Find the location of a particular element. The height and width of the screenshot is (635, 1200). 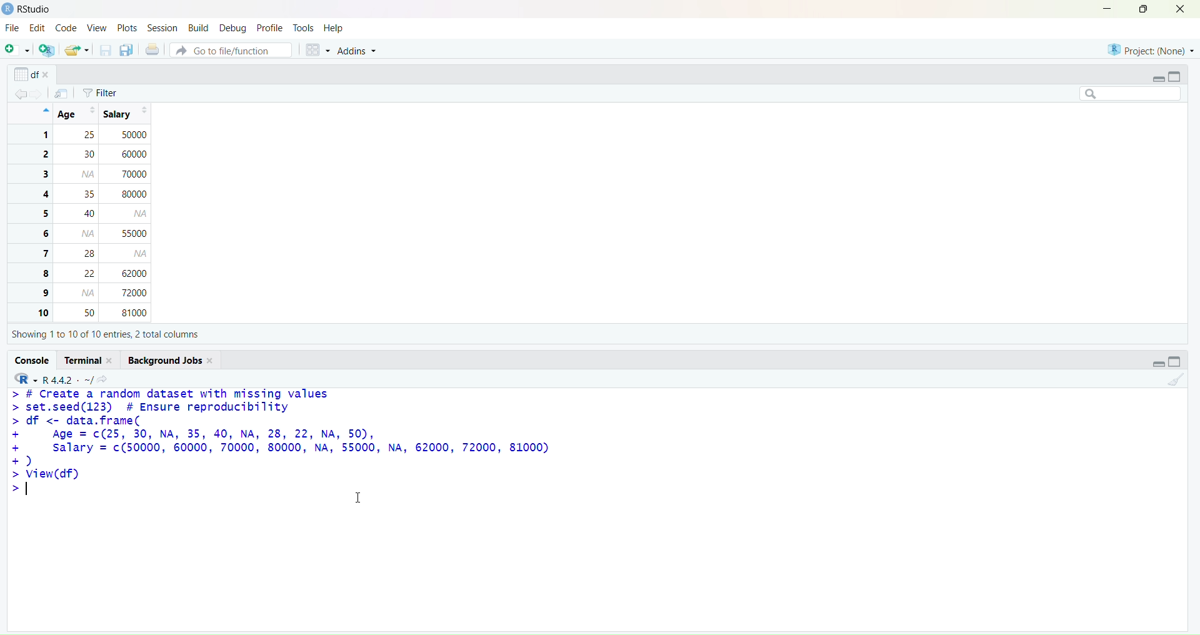

collapse is located at coordinates (1176, 75).